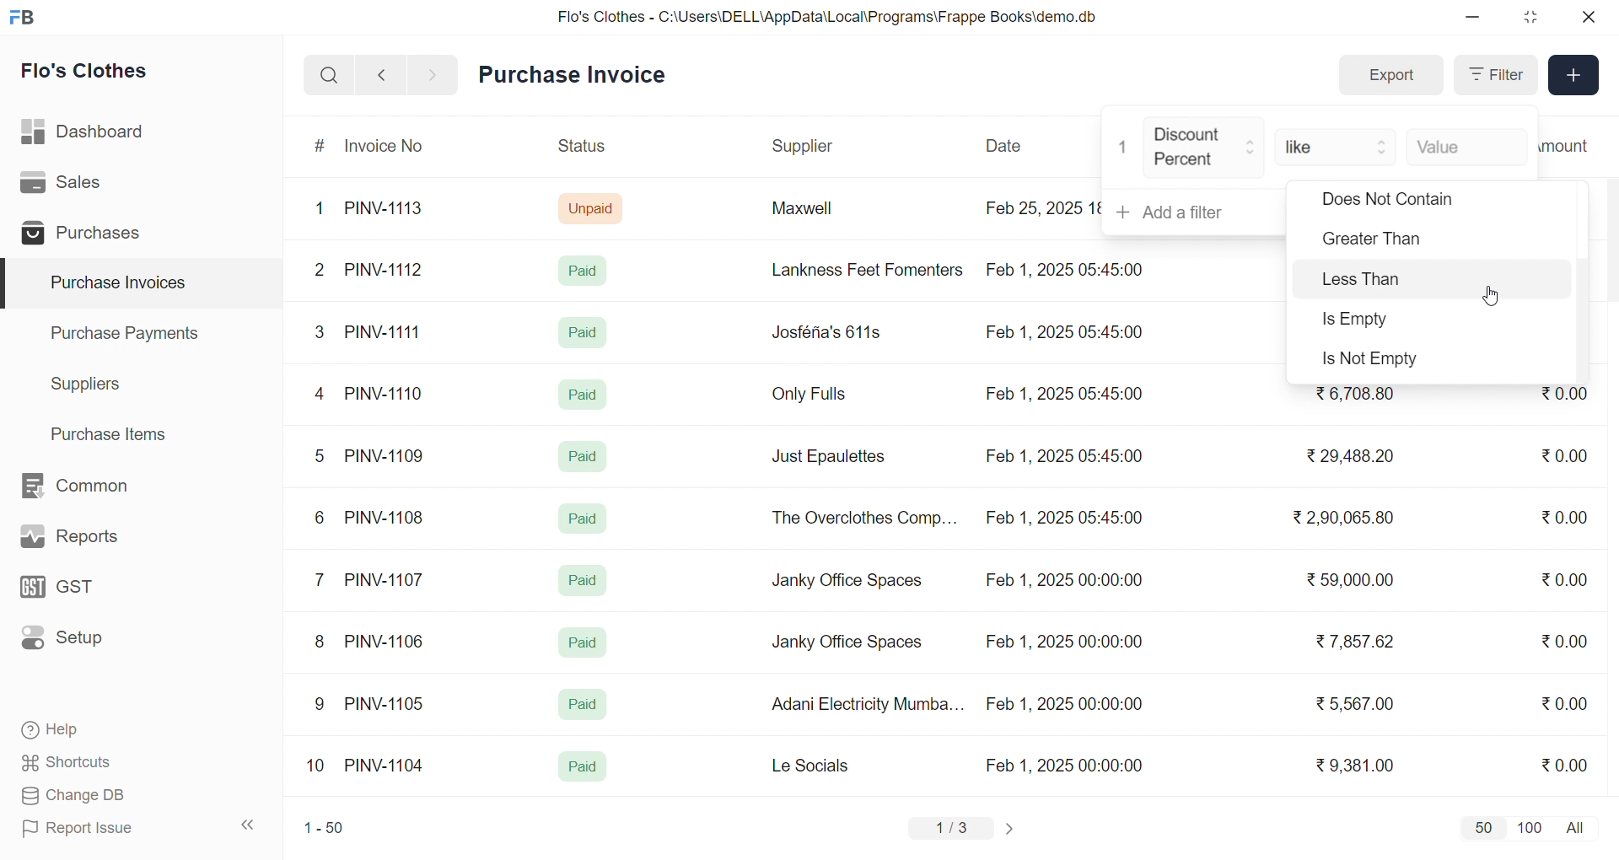 This screenshot has height=860, width=1619. I want to click on Is Empty, so click(1386, 323).